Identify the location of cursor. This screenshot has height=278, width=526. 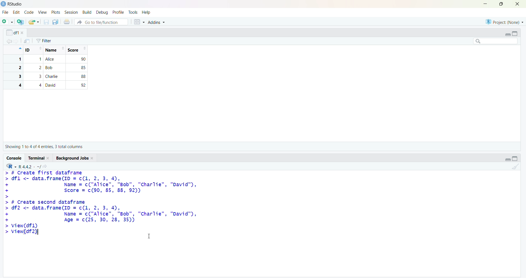
(149, 236).